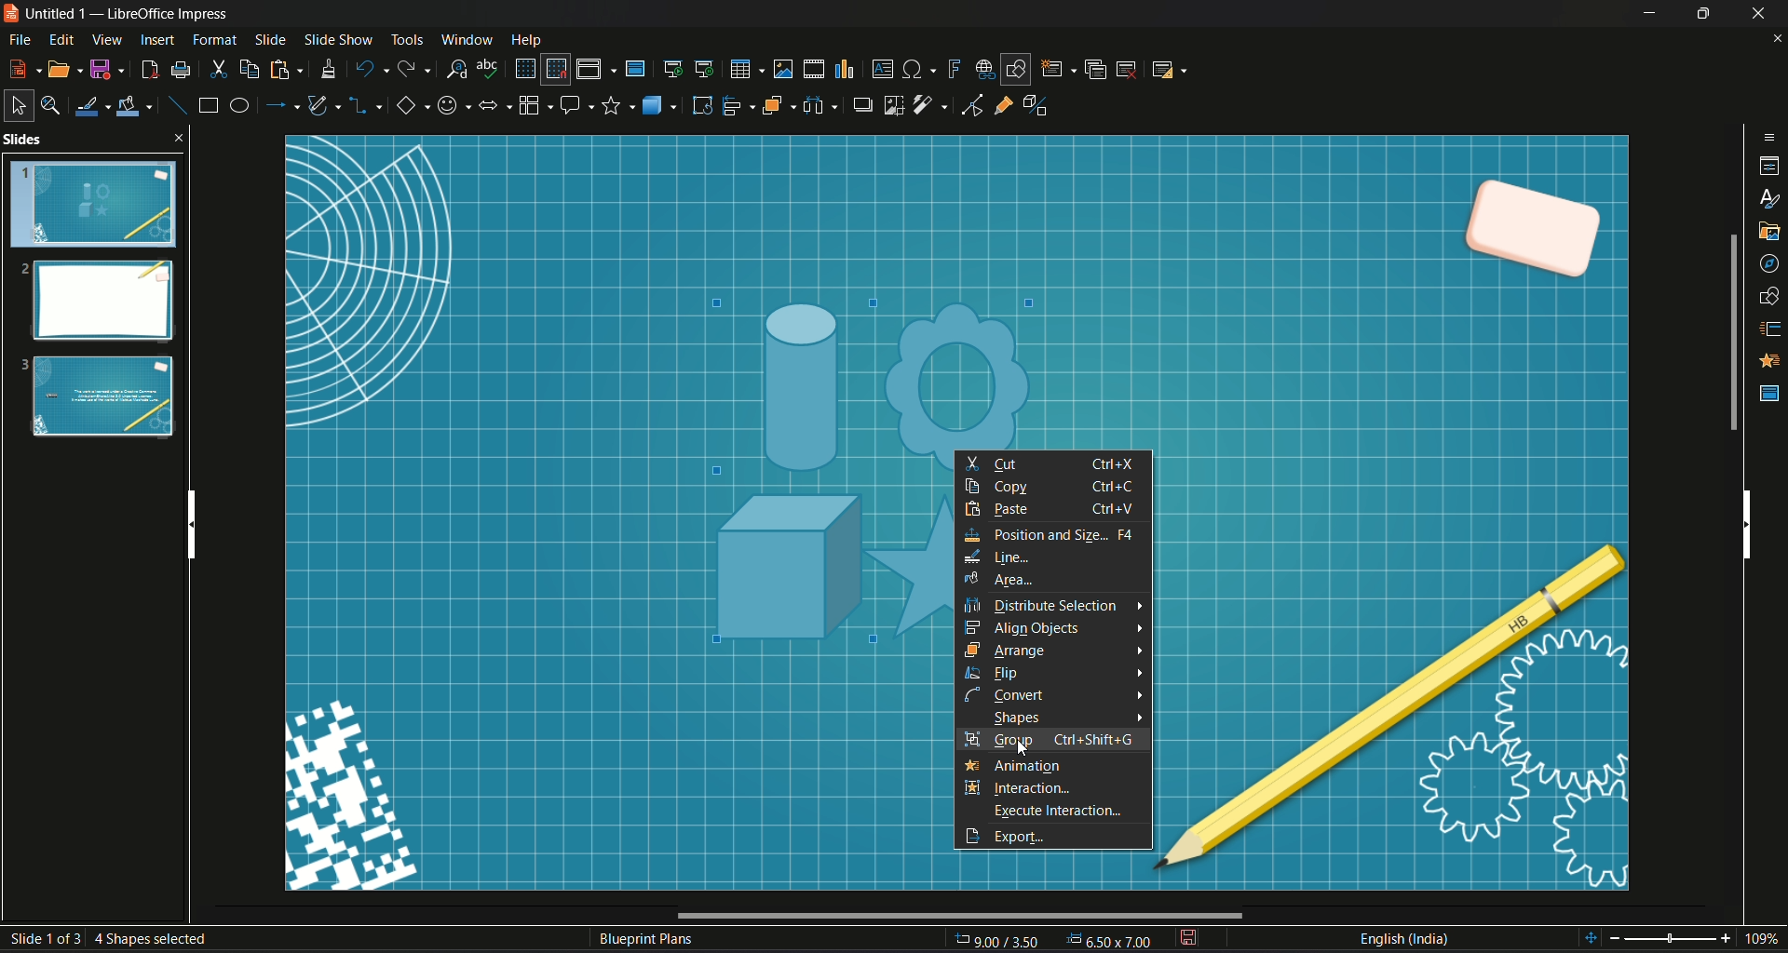  What do you see at coordinates (250, 70) in the screenshot?
I see `copy ` at bounding box center [250, 70].